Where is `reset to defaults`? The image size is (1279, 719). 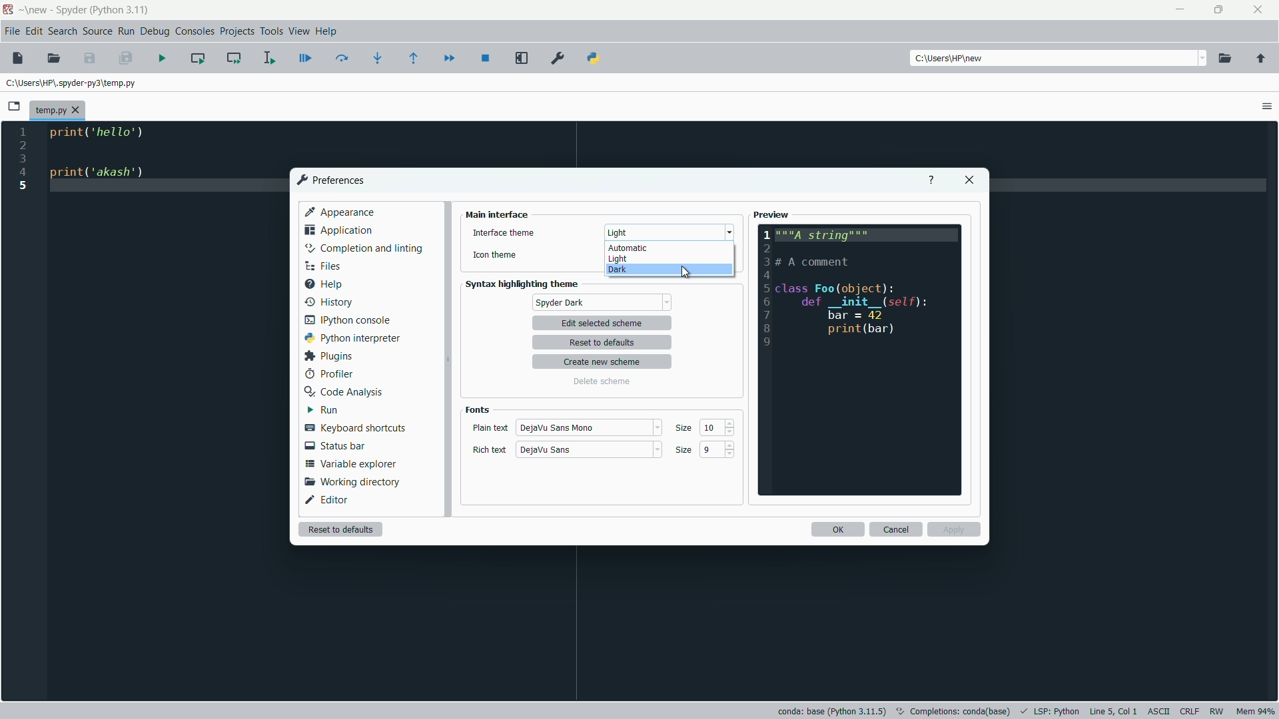 reset to defaults is located at coordinates (606, 343).